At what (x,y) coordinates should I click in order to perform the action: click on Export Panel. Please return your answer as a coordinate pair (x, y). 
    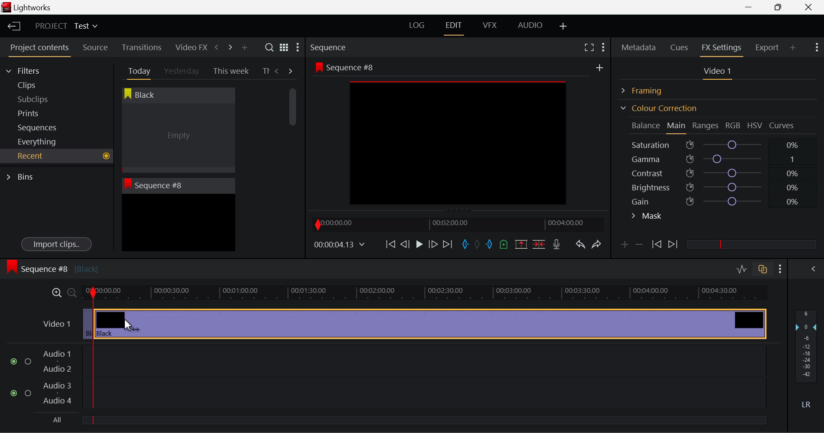
    Looking at the image, I should click on (768, 47).